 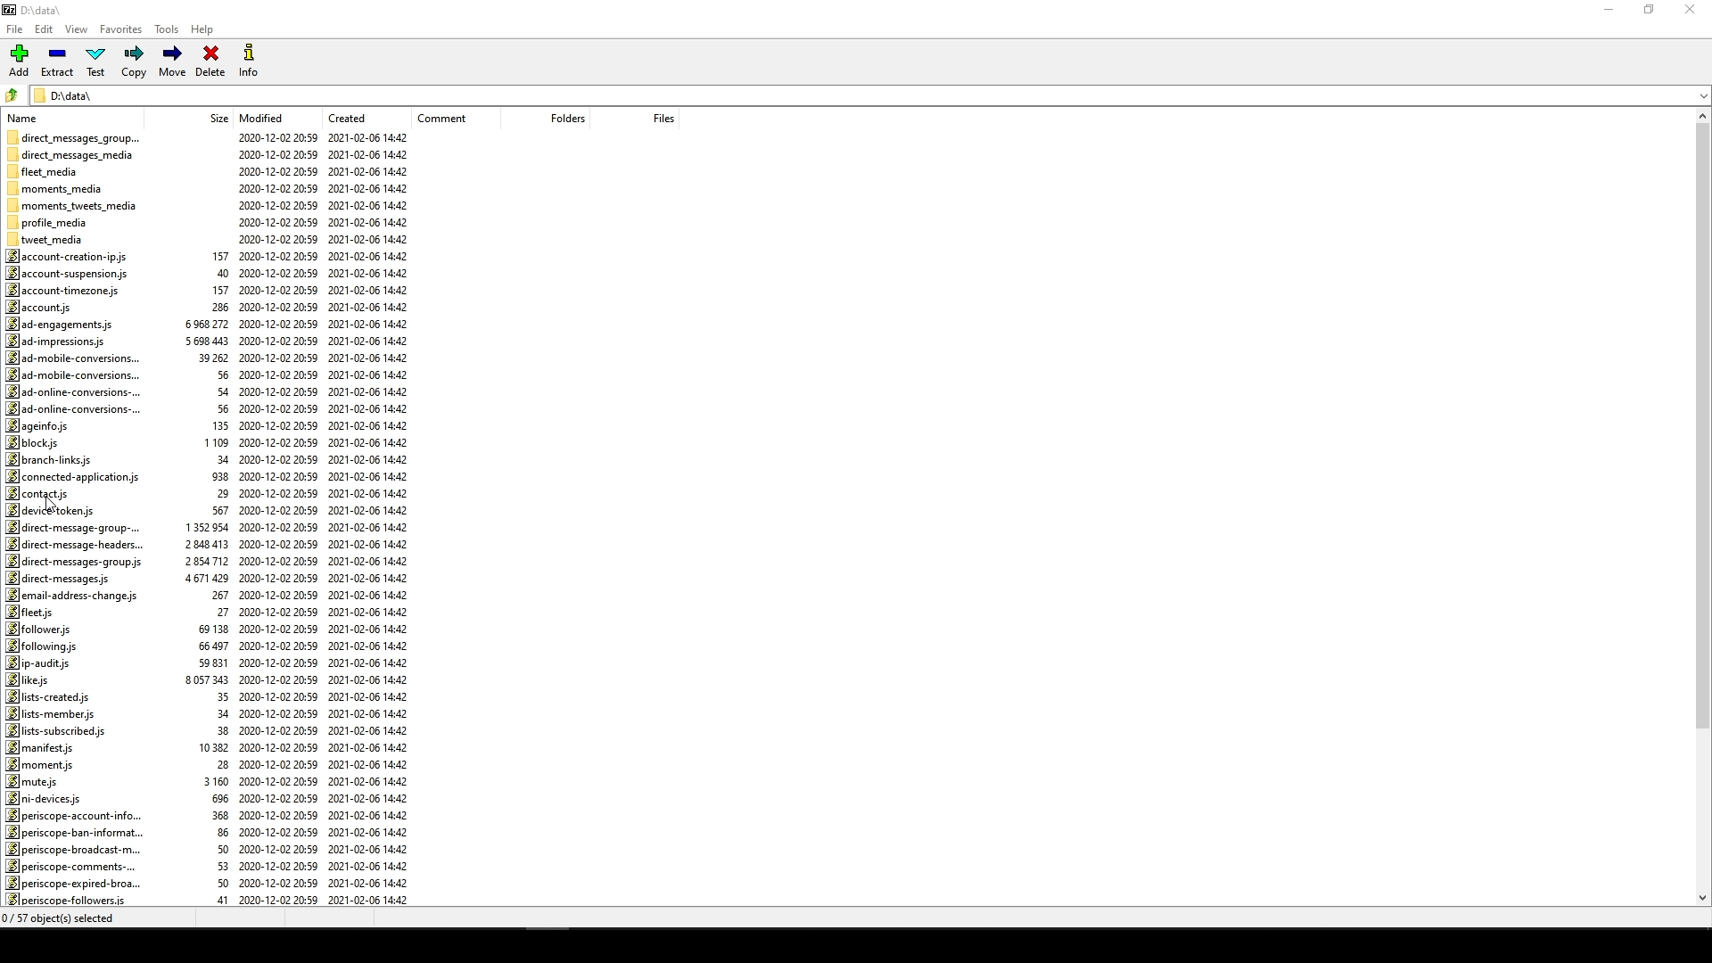 I want to click on periscope-broadcast-m, so click(x=70, y=850).